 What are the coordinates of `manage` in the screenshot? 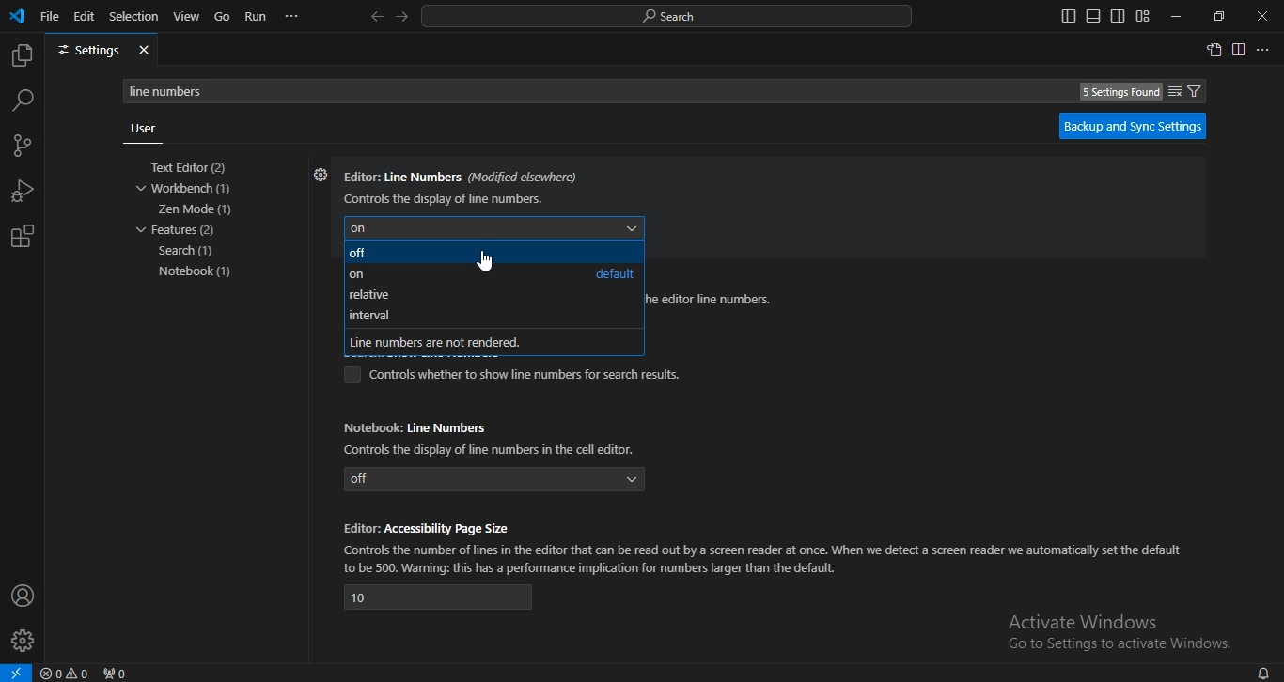 It's located at (24, 643).